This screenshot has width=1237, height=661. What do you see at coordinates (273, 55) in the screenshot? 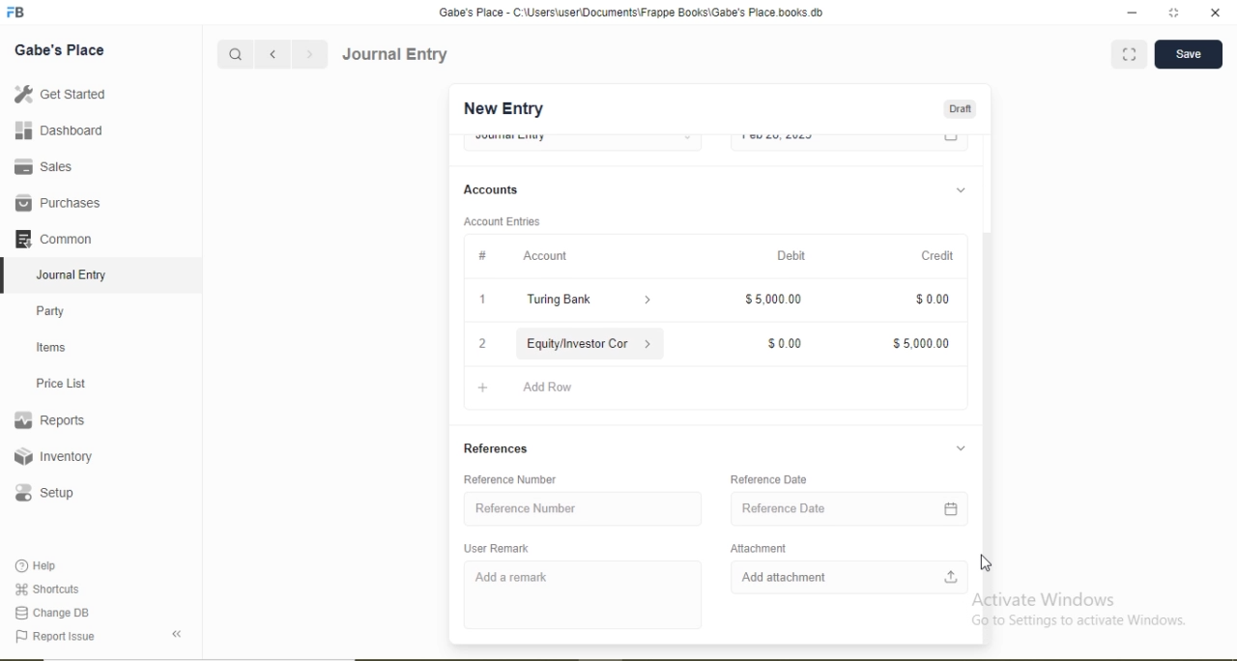
I see `Backward` at bounding box center [273, 55].